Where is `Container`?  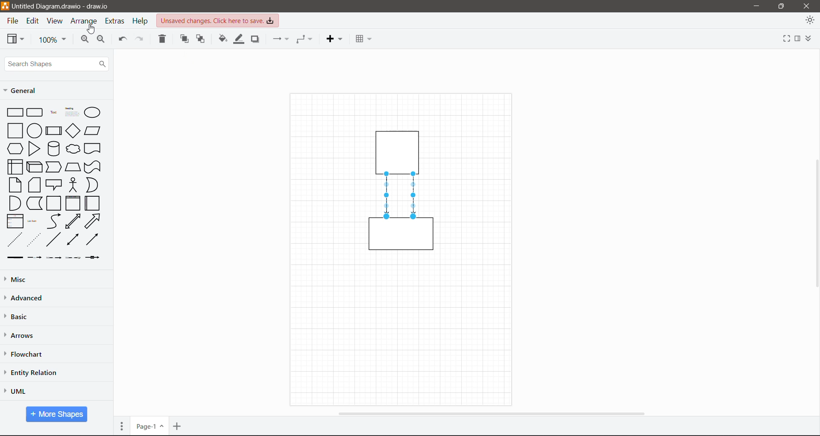 Container is located at coordinates (54, 203).